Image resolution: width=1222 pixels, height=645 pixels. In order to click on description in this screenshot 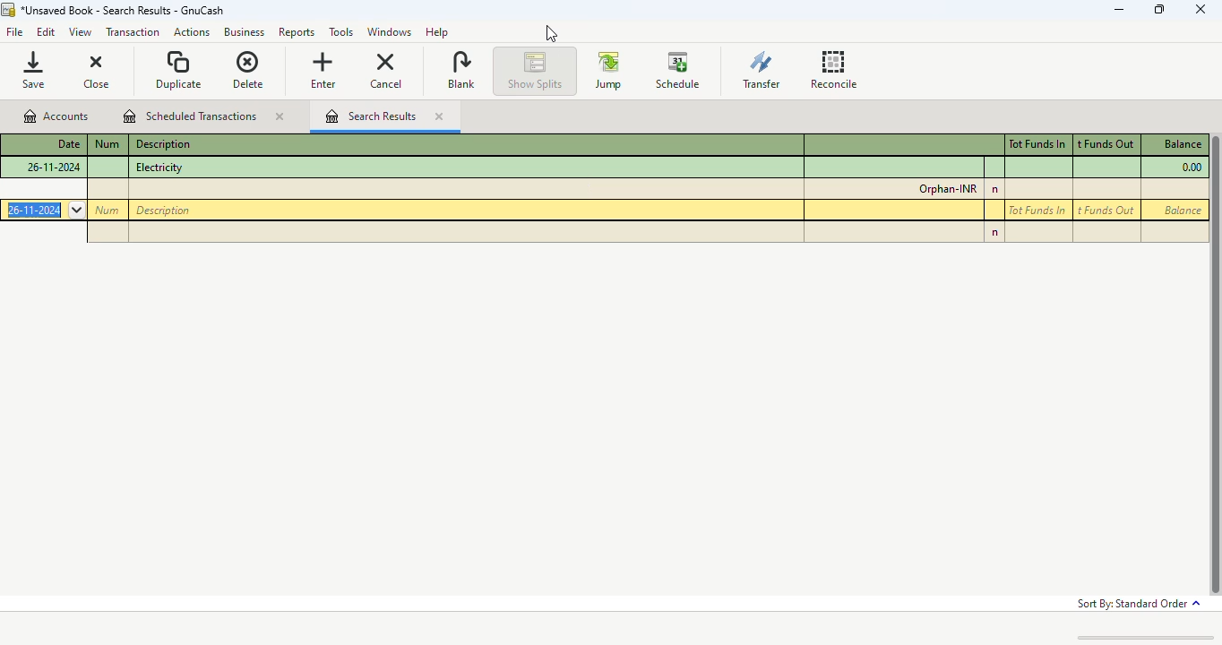, I will do `click(162, 210)`.